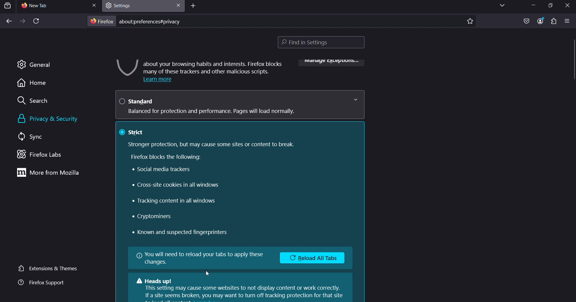  I want to click on more from mozilla, so click(50, 173).